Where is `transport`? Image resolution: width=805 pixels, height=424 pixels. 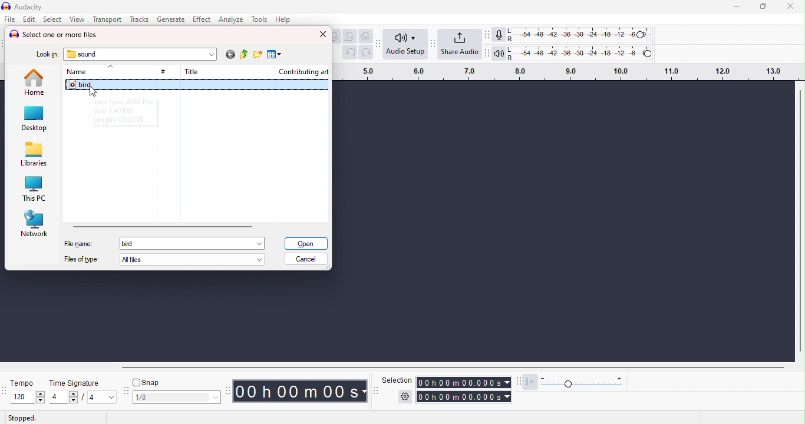 transport is located at coordinates (107, 19).